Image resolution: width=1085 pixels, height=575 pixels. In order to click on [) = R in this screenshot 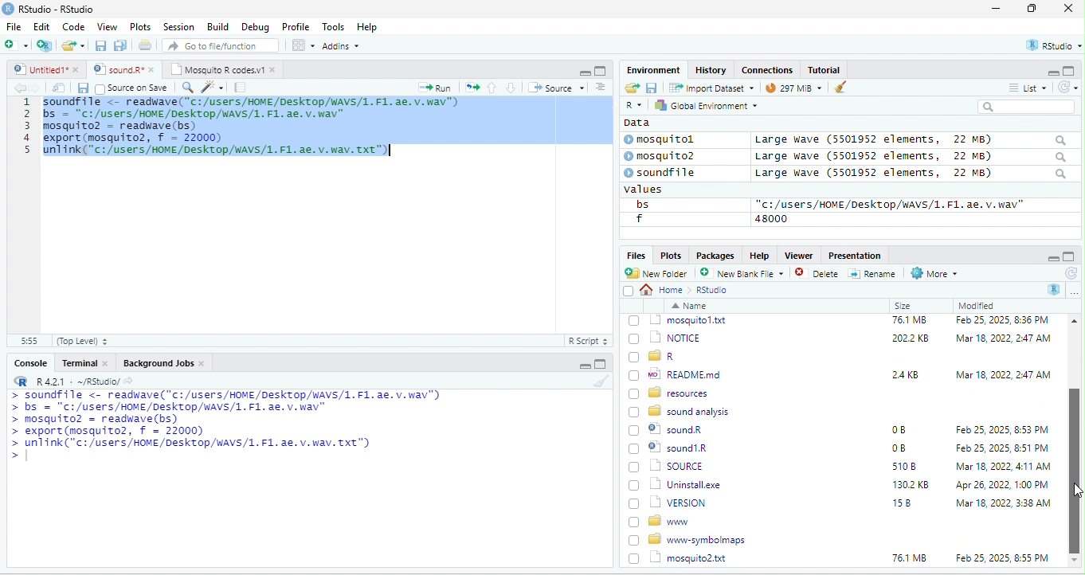, I will do `click(661, 452)`.